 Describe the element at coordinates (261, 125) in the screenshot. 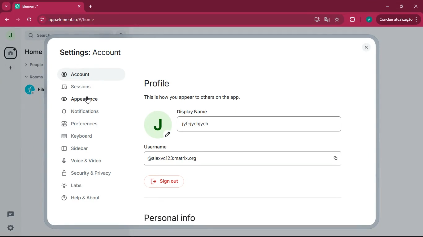

I see `display name` at that location.